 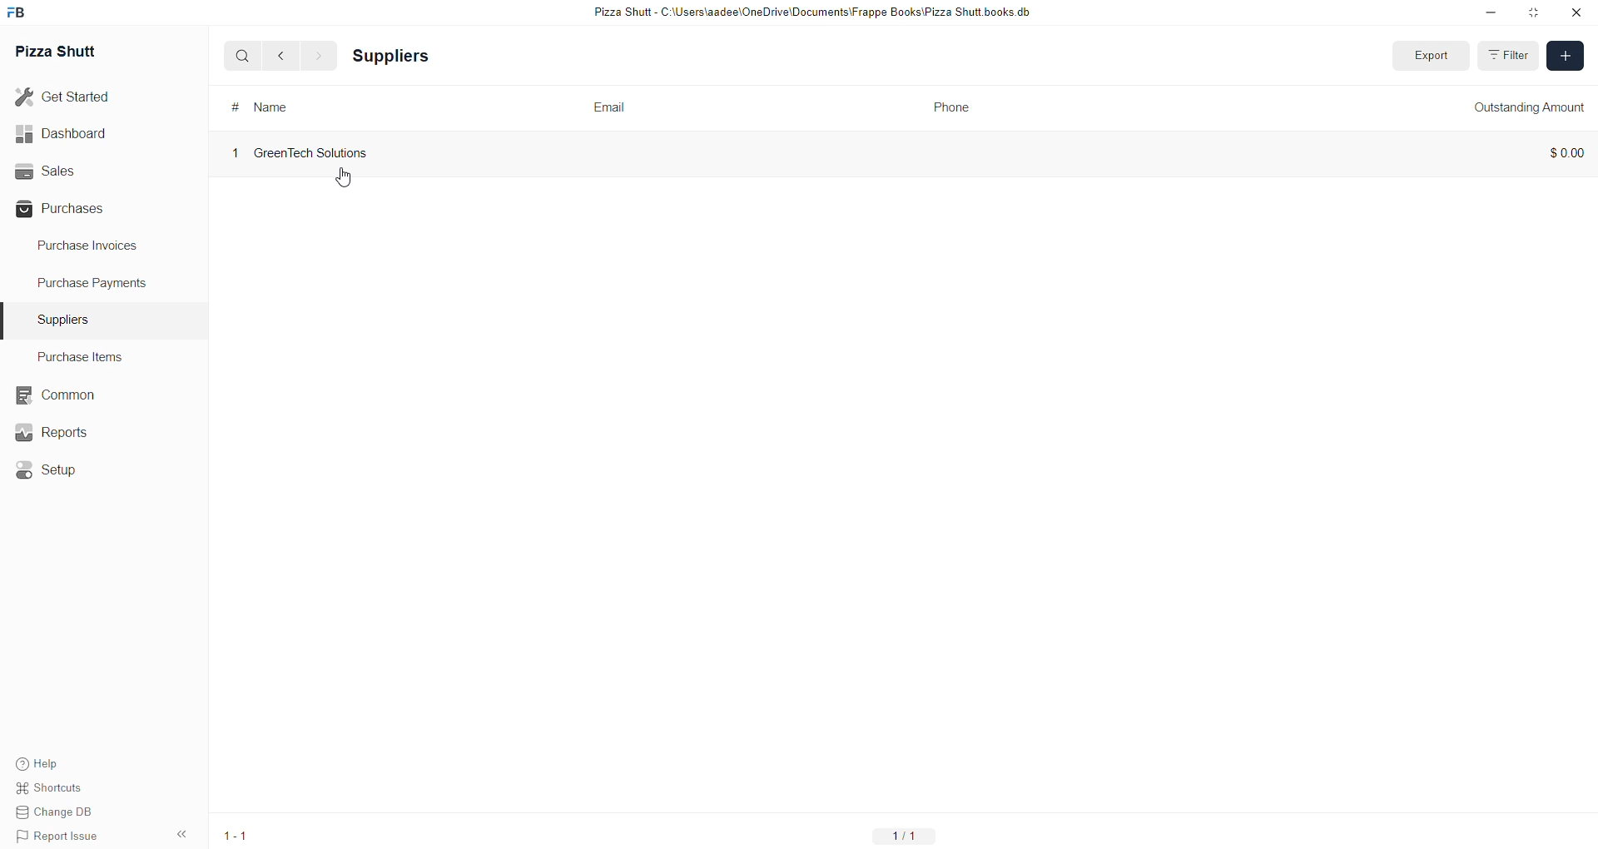 I want to click on Purchase Payments, so click(x=94, y=285).